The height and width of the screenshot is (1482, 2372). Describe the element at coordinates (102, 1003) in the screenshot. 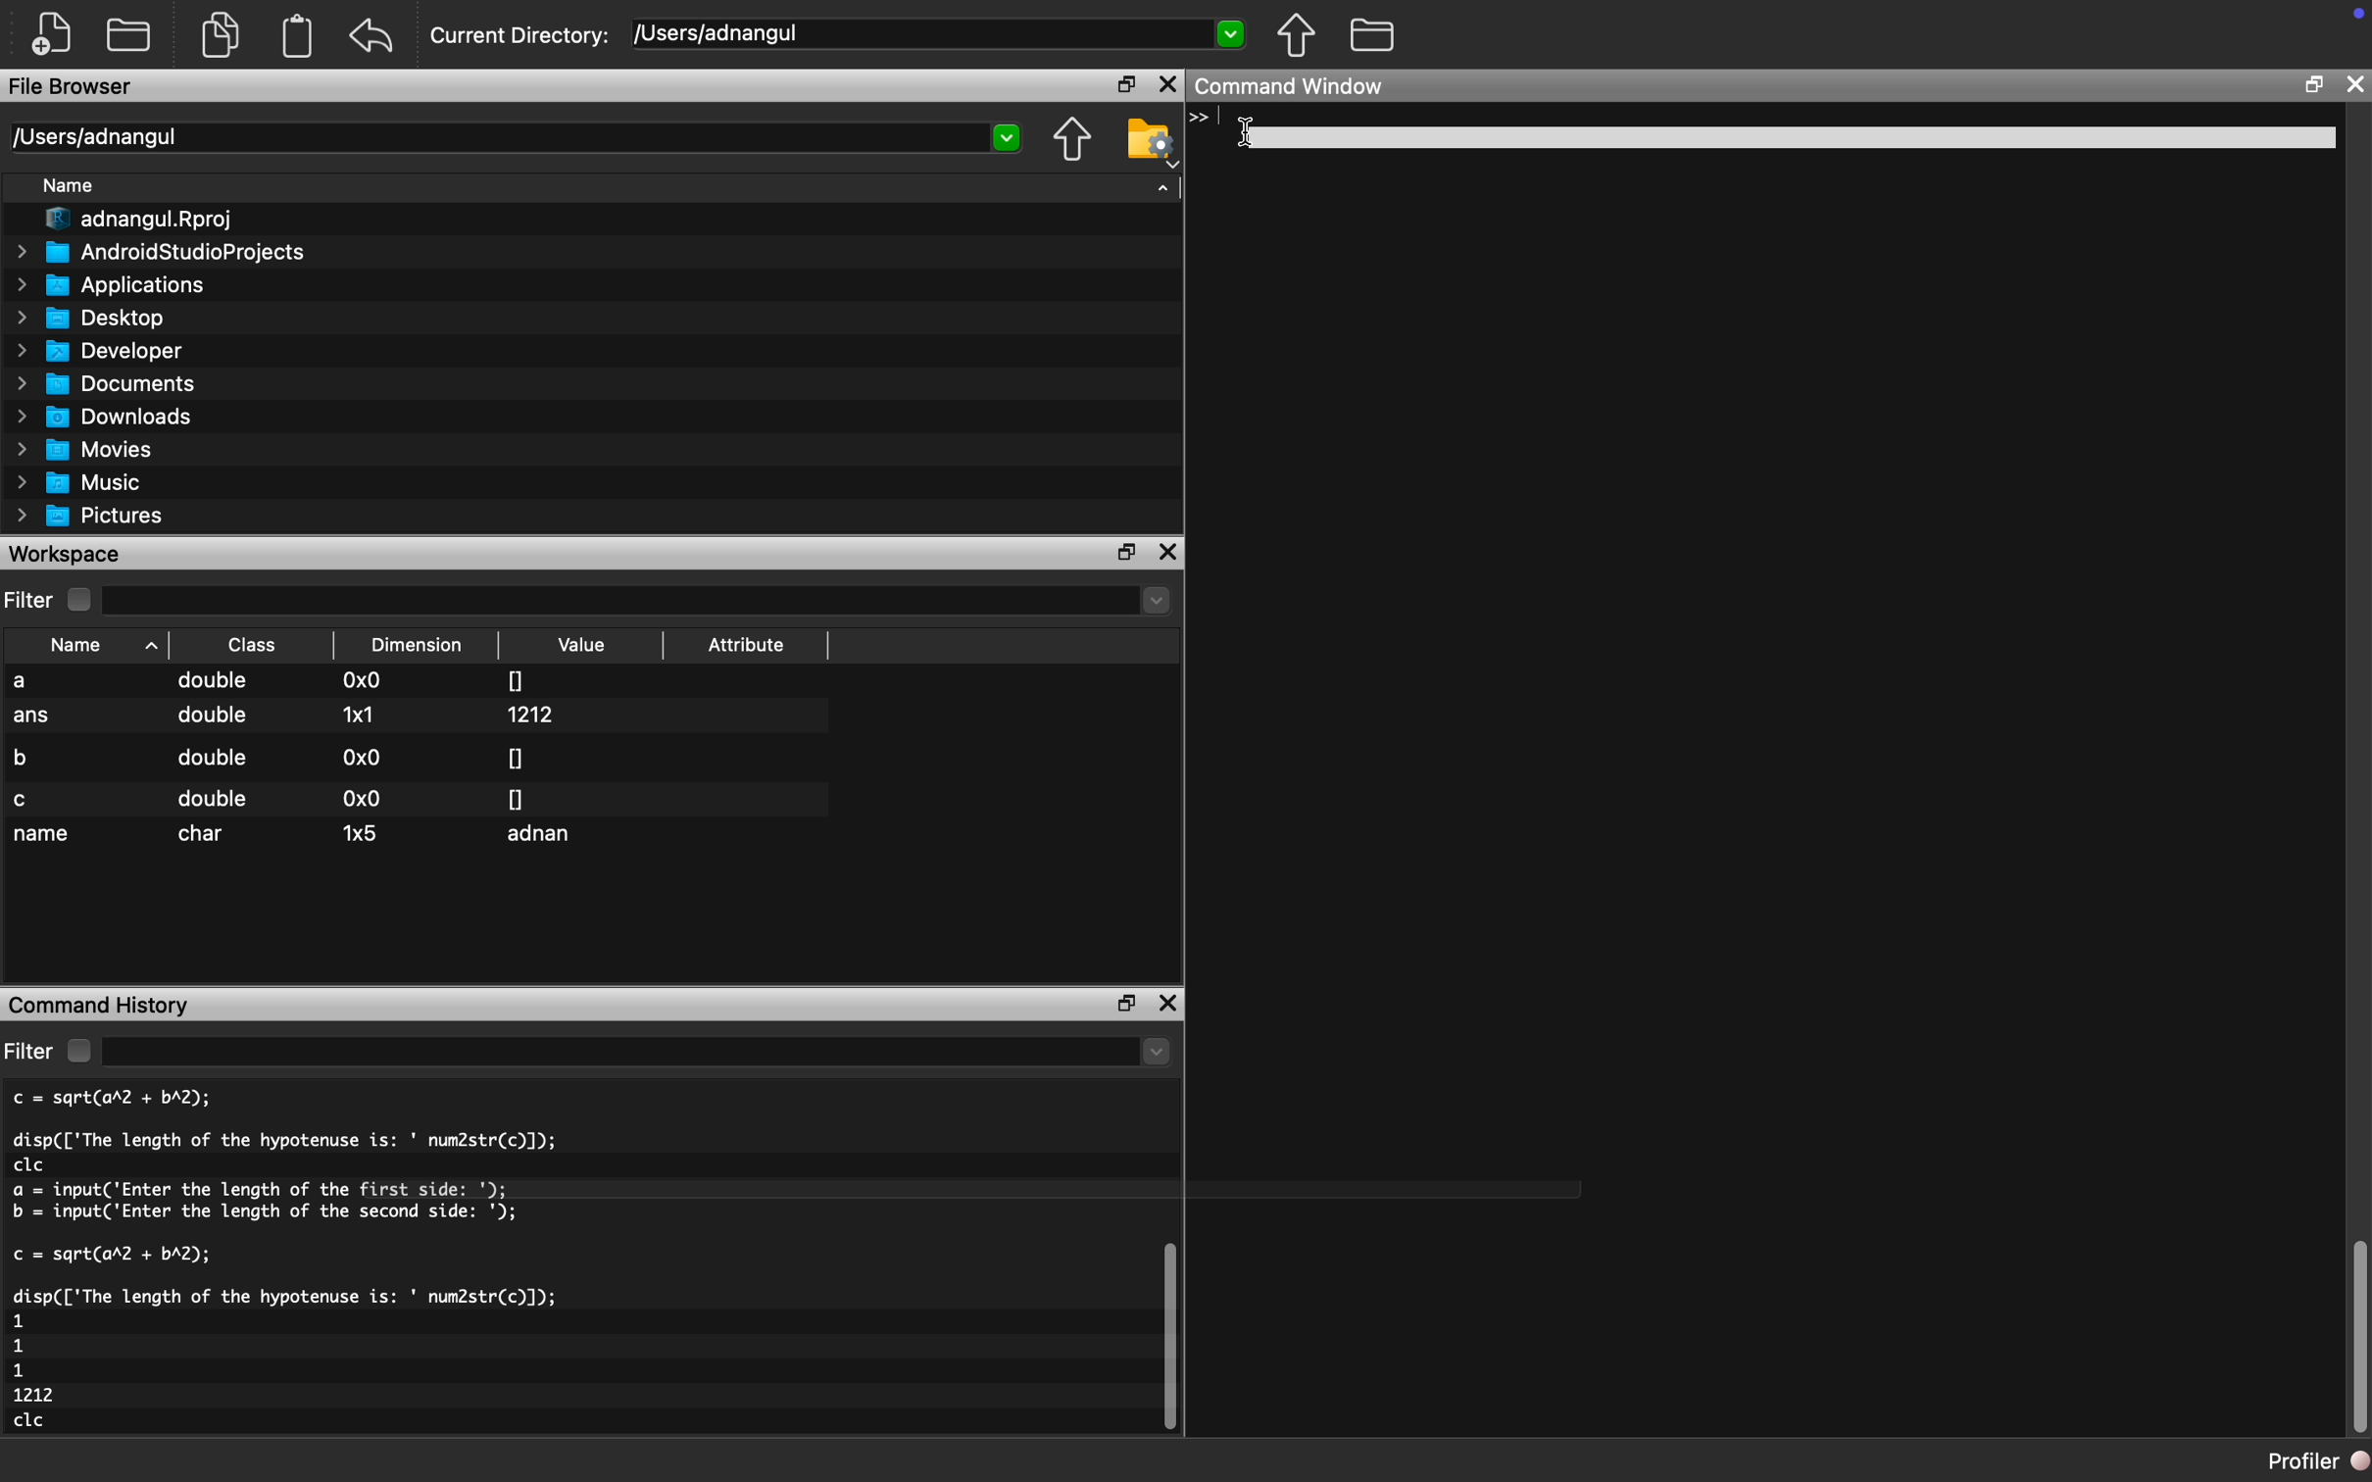

I see `Command History` at that location.